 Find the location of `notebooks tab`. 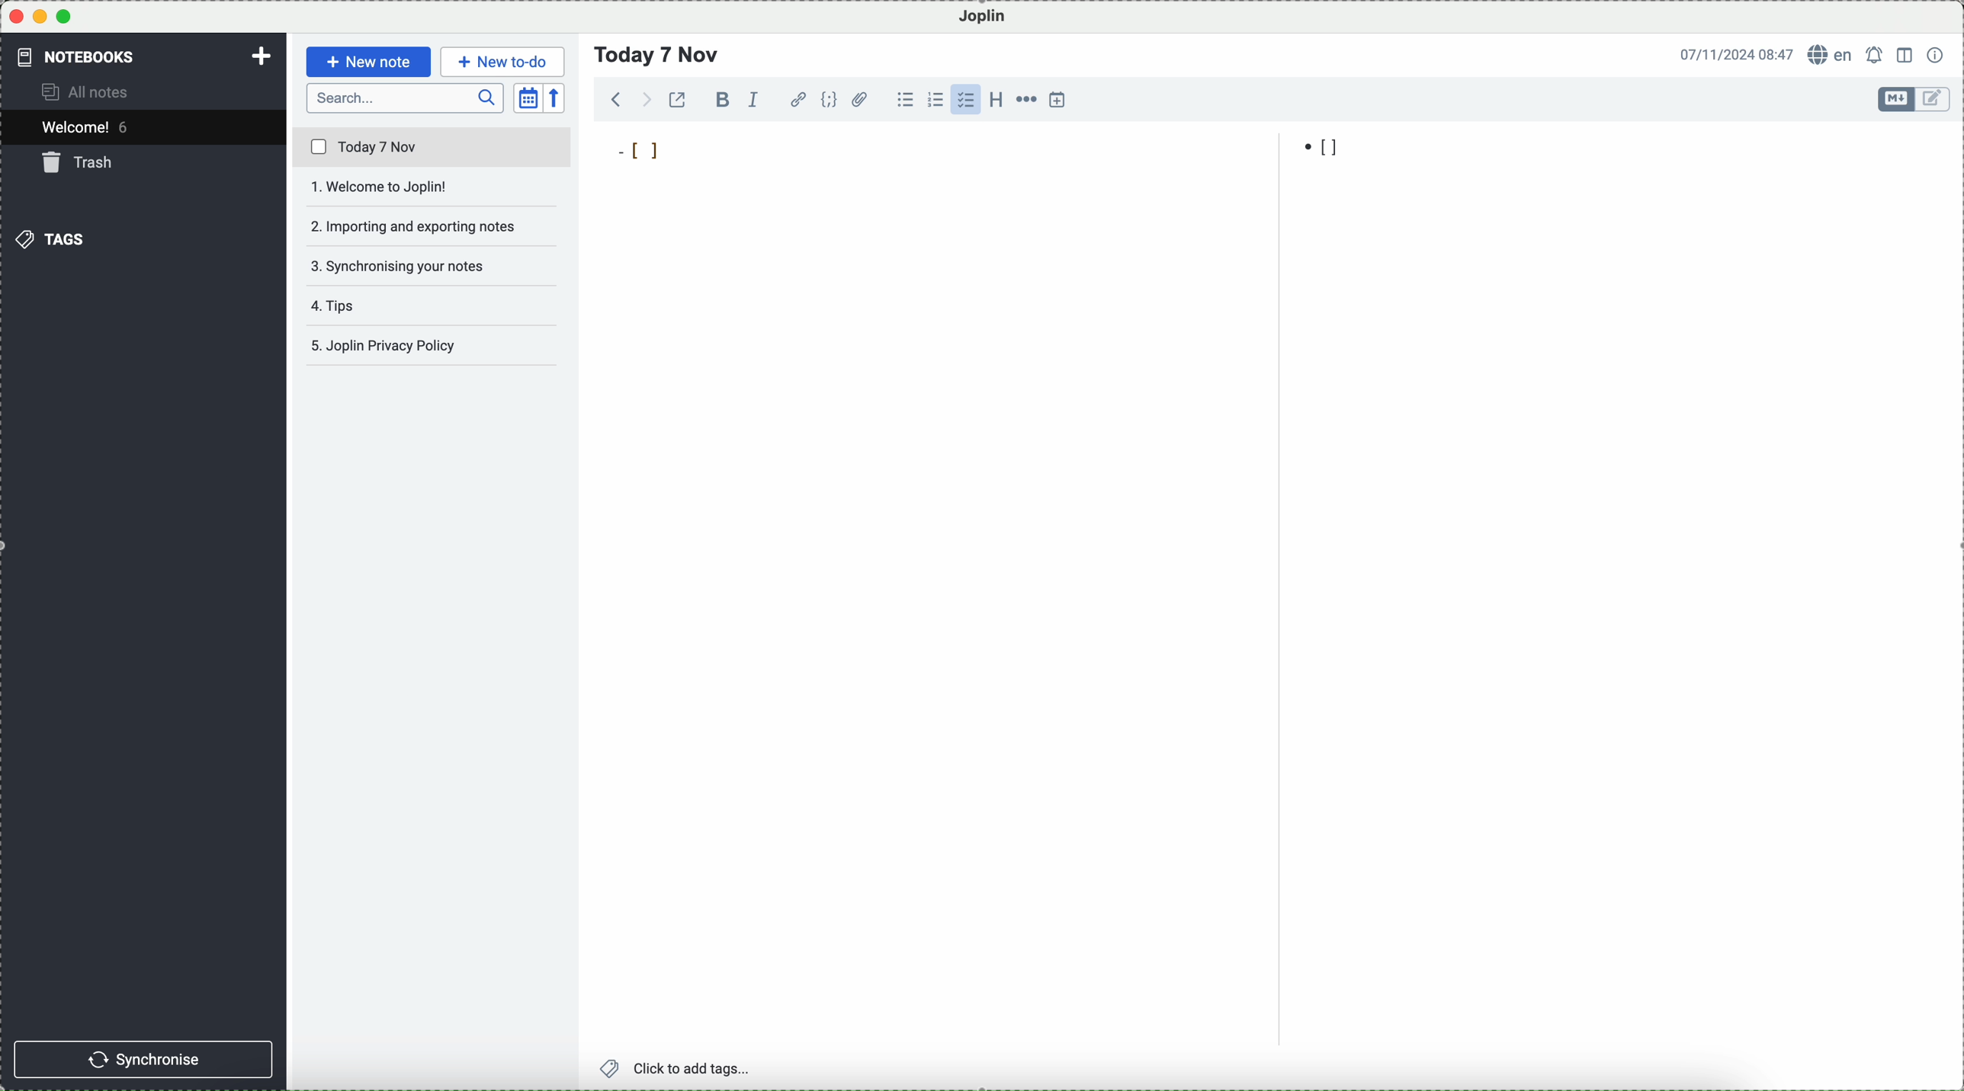

notebooks tab is located at coordinates (88, 56).